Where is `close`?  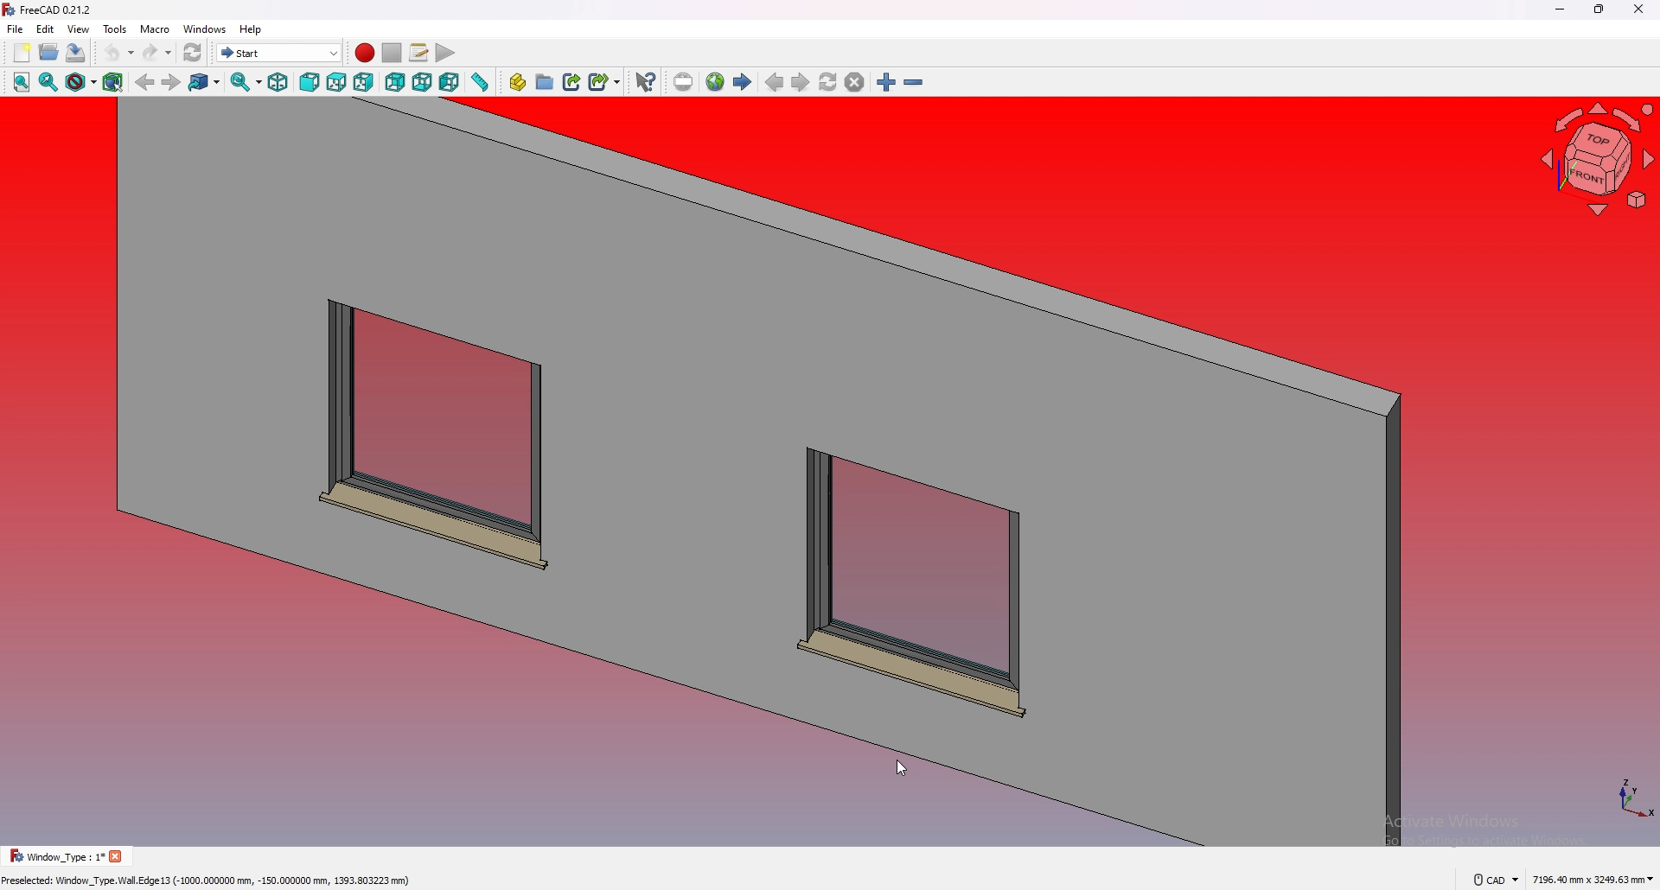 close is located at coordinates (114, 855).